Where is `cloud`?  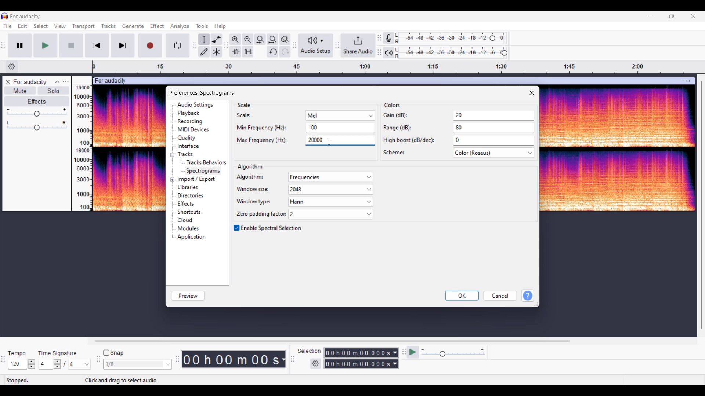 cloud is located at coordinates (188, 221).